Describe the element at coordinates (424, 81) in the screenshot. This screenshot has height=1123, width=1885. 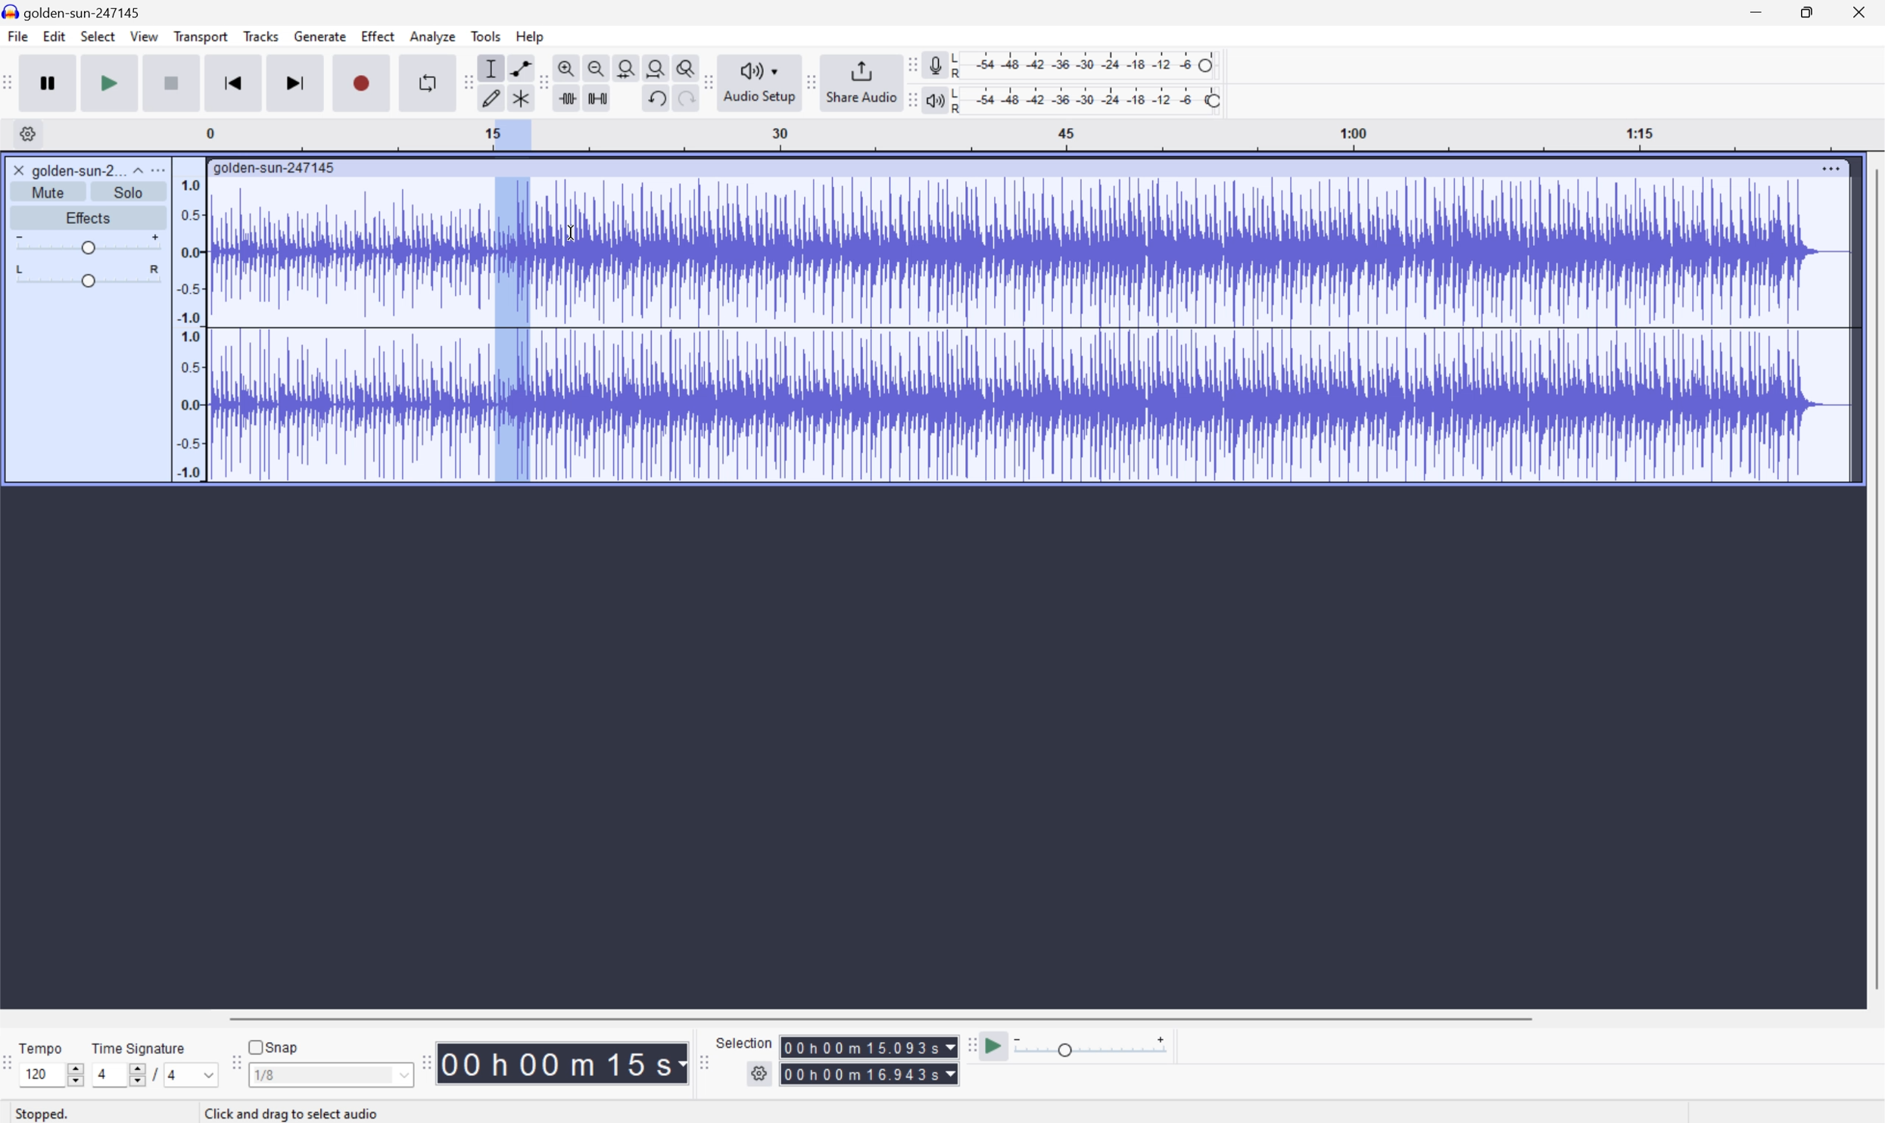
I see `Enable looping` at that location.